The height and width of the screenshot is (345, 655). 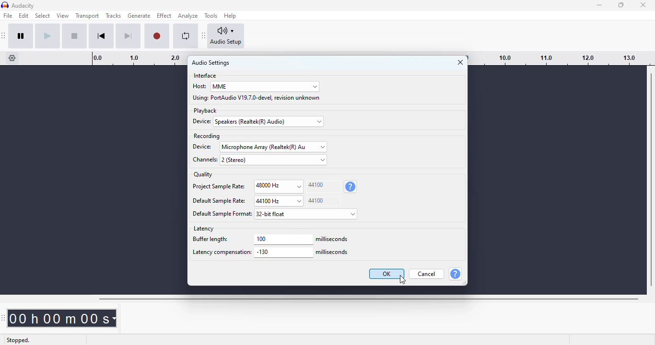 I want to click on default sample rate, so click(x=219, y=201).